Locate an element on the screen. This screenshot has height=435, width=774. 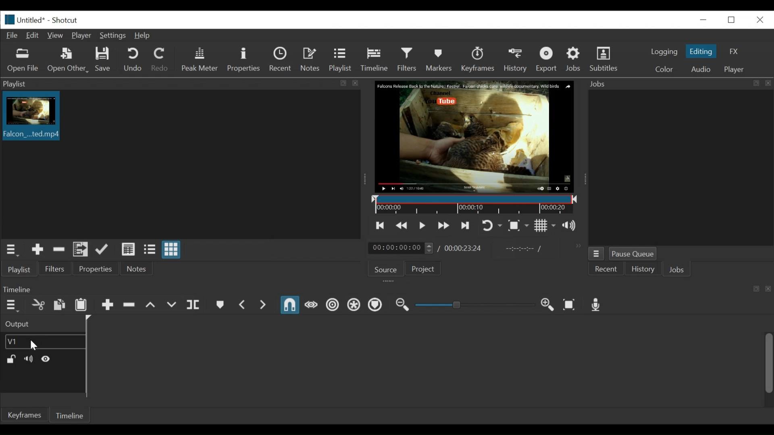
logging is located at coordinates (664, 52).